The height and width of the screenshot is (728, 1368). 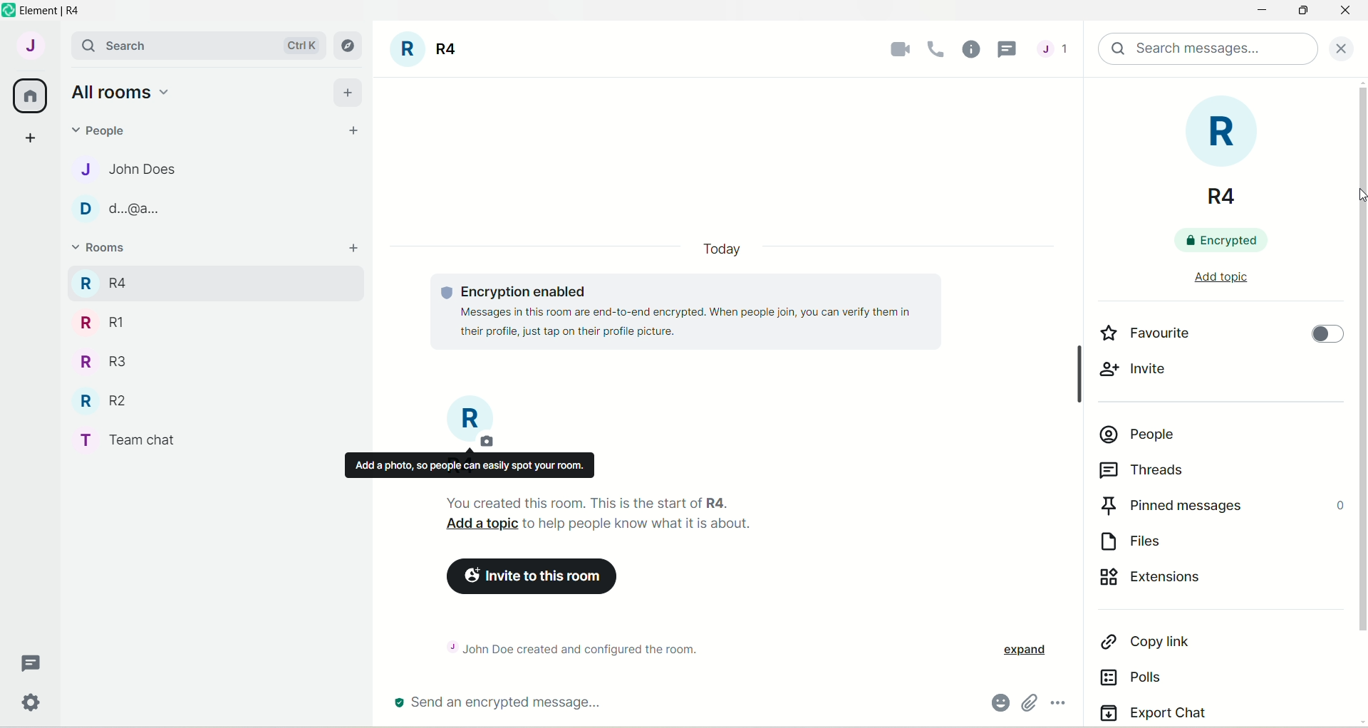 What do you see at coordinates (529, 577) in the screenshot?
I see `invite to this room` at bounding box center [529, 577].